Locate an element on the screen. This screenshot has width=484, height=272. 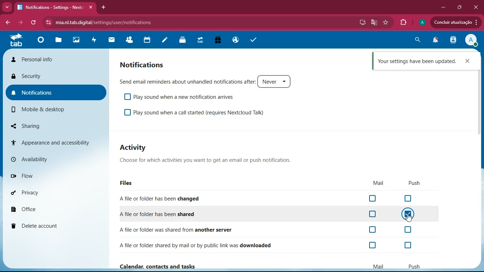
sharing is located at coordinates (43, 124).